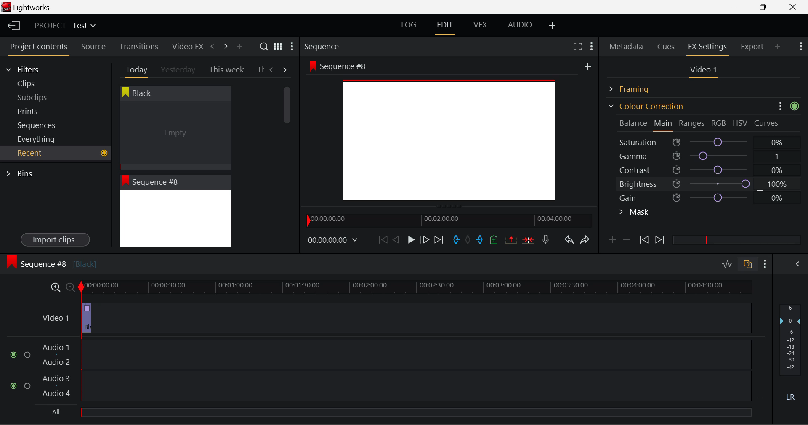 The width and height of the screenshot is (808, 425). I want to click on Sequence #8, so click(51, 262).